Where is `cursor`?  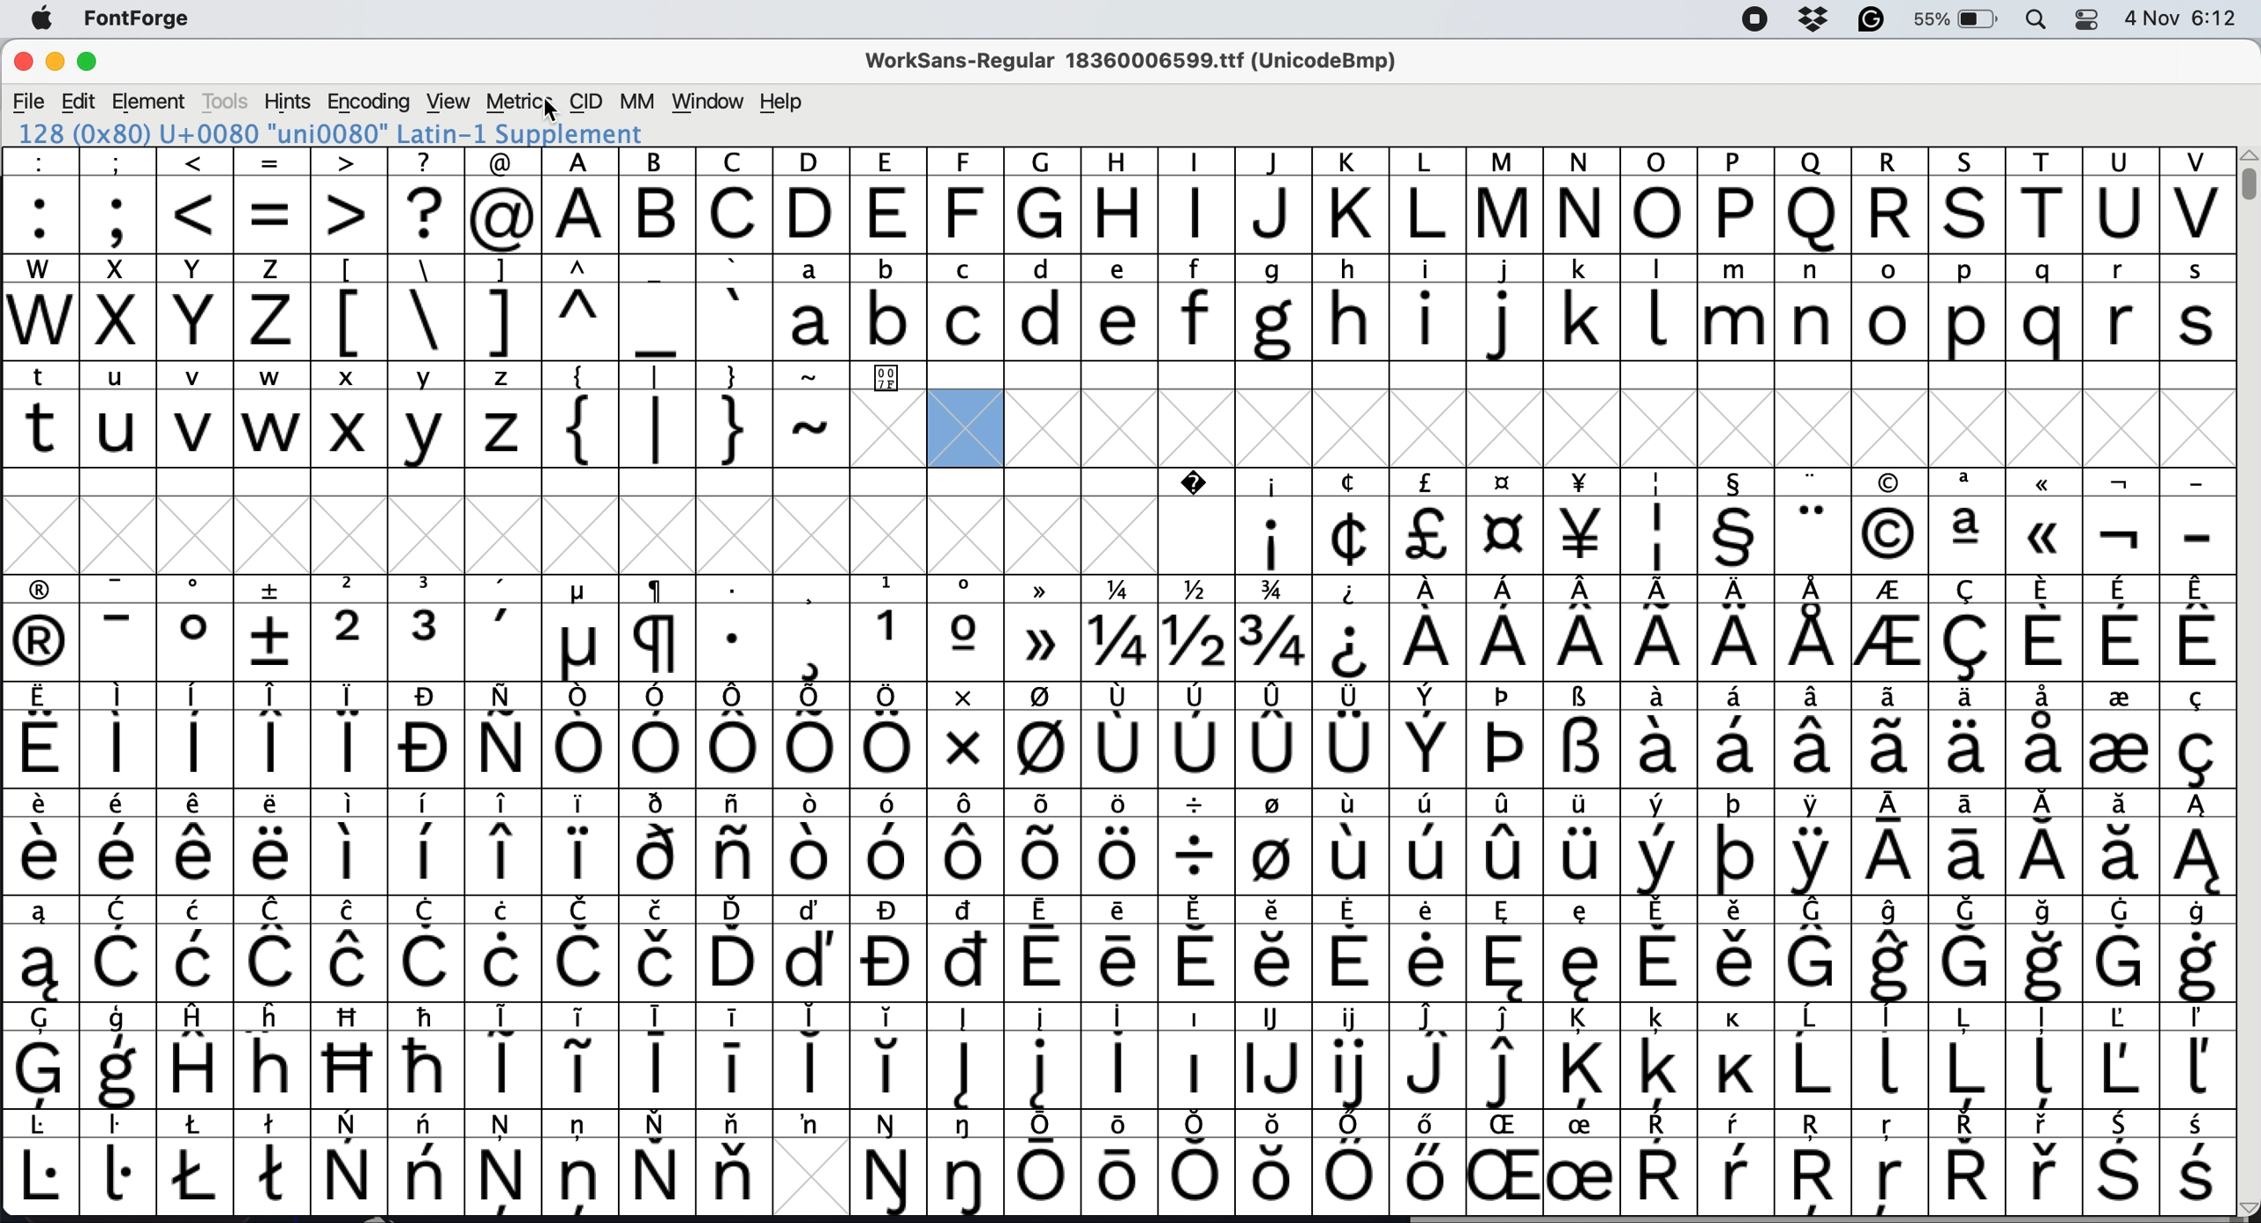 cursor is located at coordinates (558, 111).